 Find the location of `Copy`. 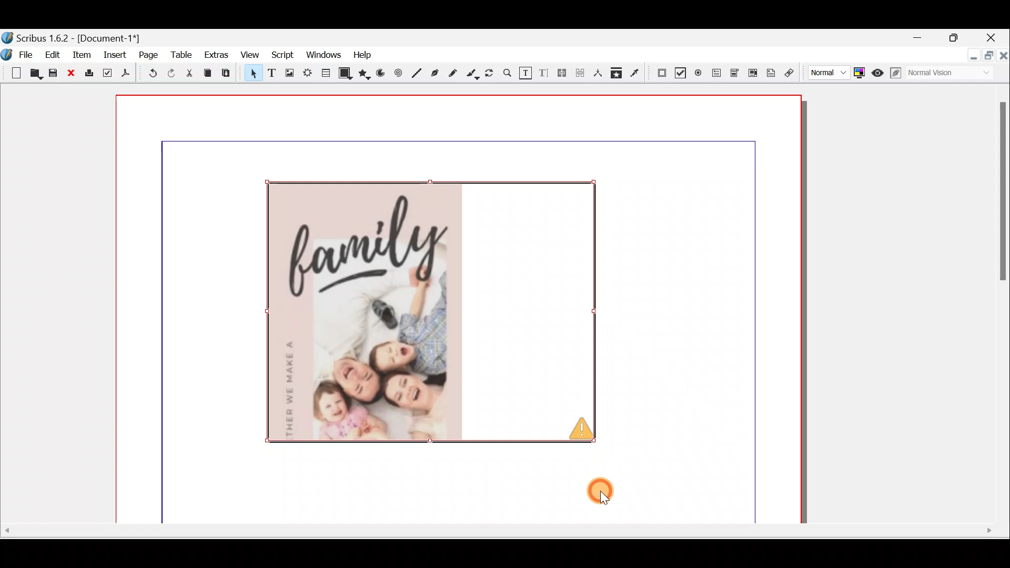

Copy is located at coordinates (208, 73).